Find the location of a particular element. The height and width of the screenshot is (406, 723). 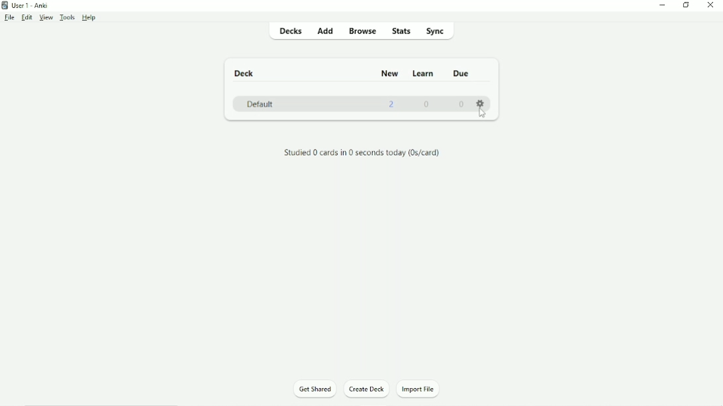

cursor is located at coordinates (481, 115).